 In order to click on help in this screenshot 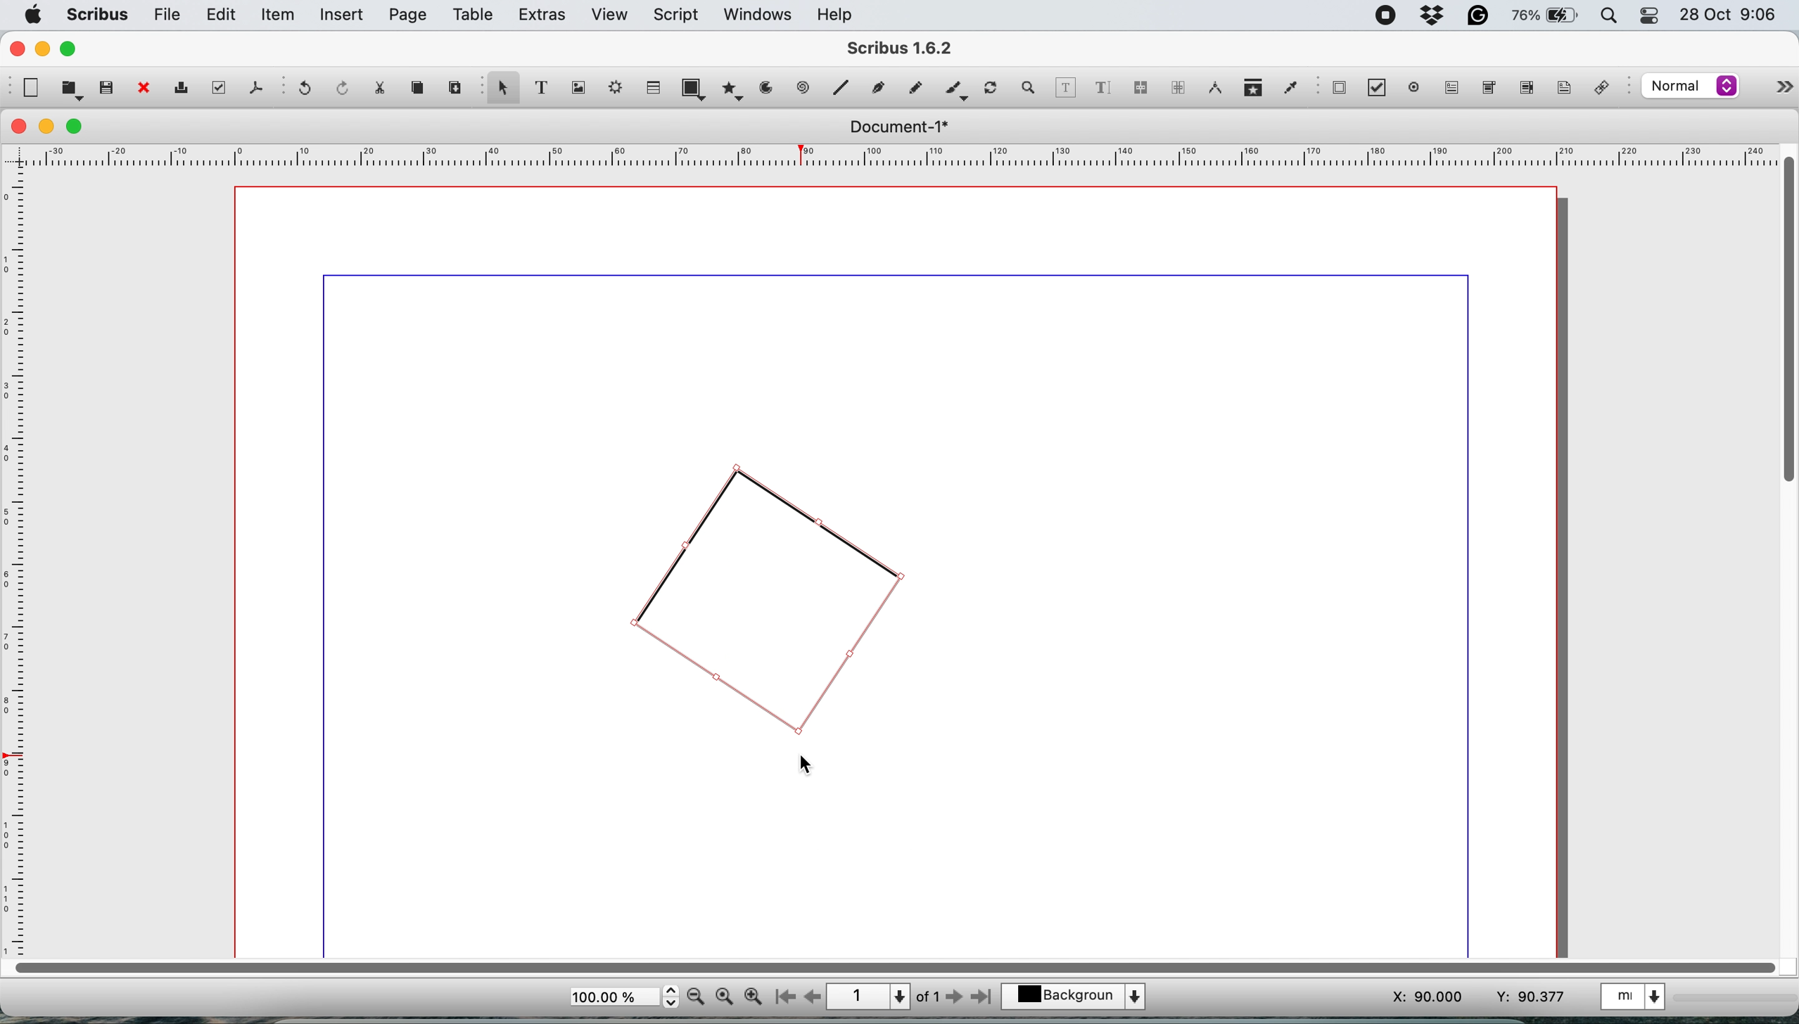, I will do `click(841, 14)`.